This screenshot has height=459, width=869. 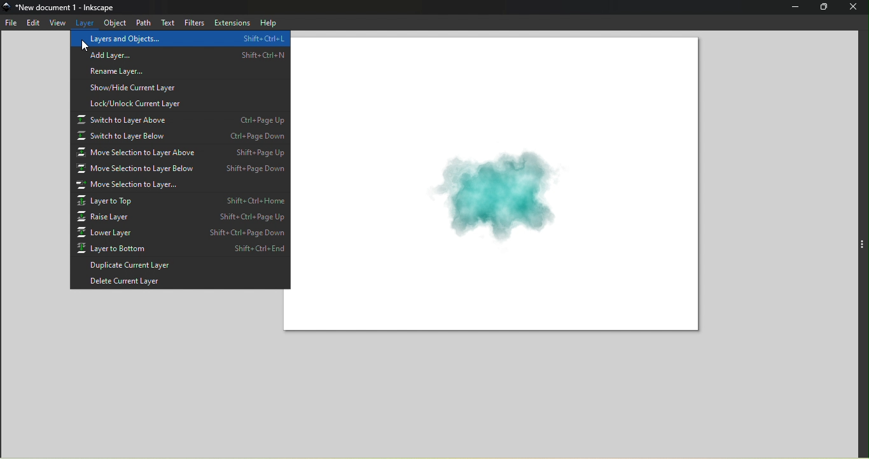 What do you see at coordinates (85, 46) in the screenshot?
I see `cursor` at bounding box center [85, 46].